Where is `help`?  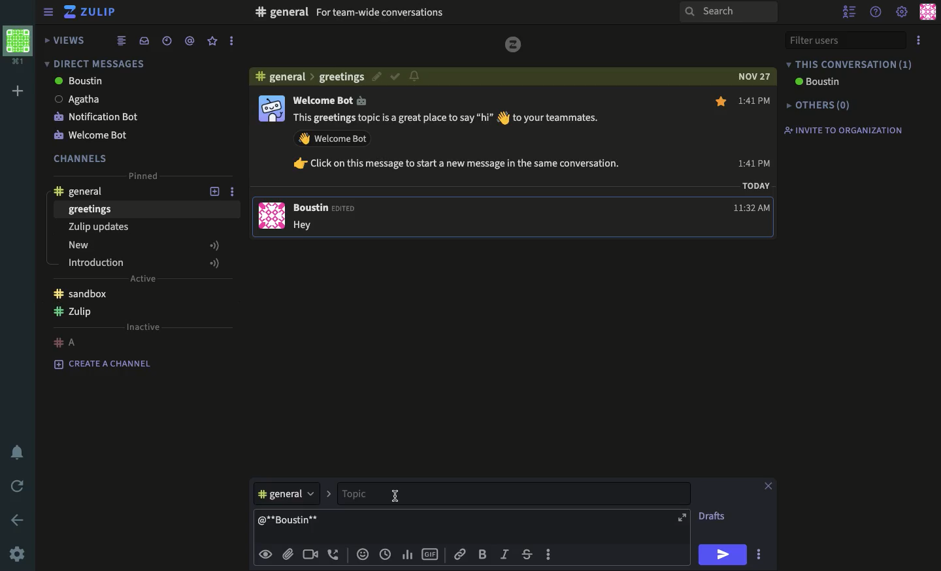
help is located at coordinates (878, 10).